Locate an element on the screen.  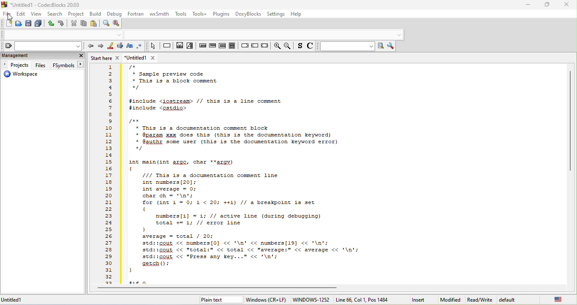
line 66 col 1, pos 1484 is located at coordinates (363, 300).